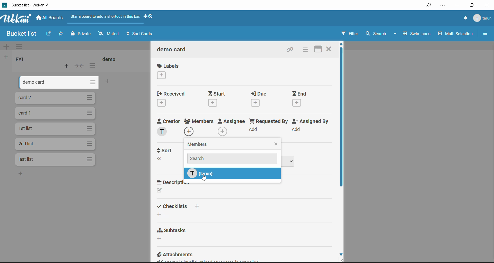  I want to click on add card to top, so click(65, 66).